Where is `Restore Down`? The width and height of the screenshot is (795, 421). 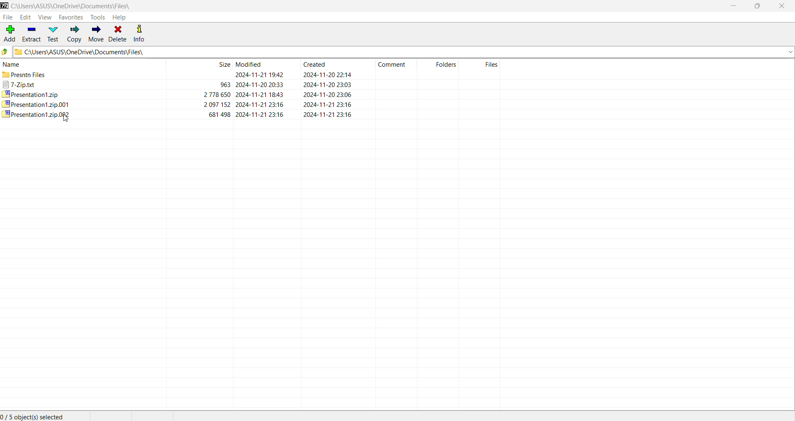 Restore Down is located at coordinates (757, 6).